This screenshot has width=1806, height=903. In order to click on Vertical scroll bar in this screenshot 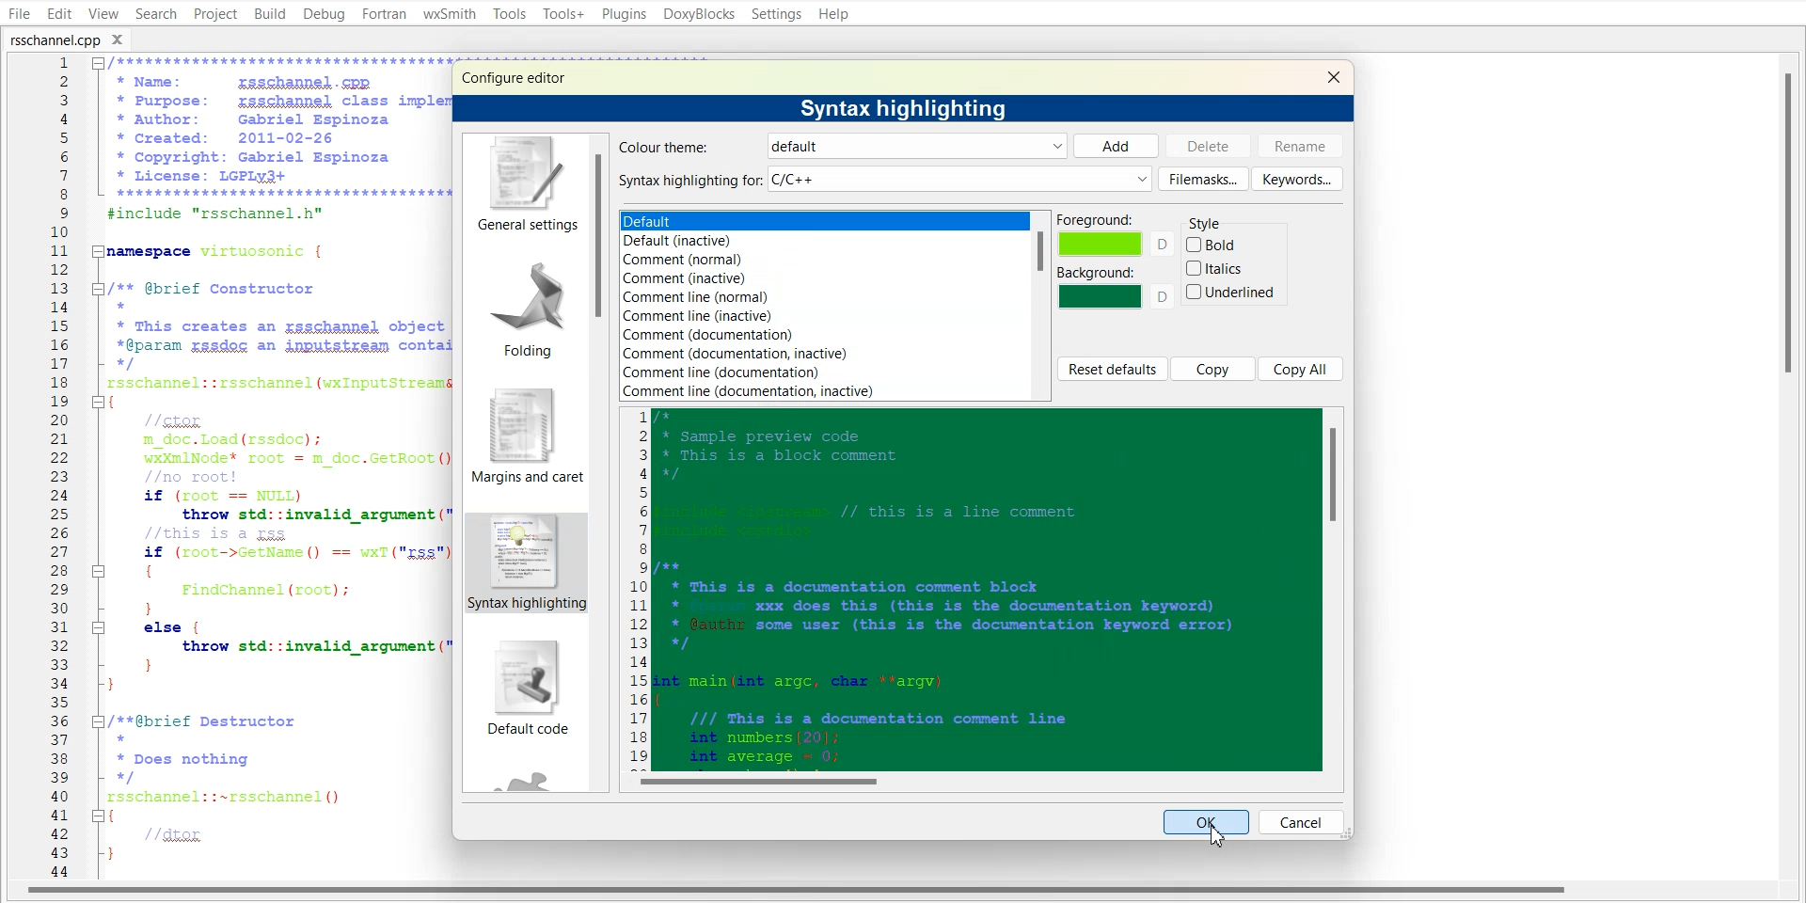, I will do `click(1040, 306)`.